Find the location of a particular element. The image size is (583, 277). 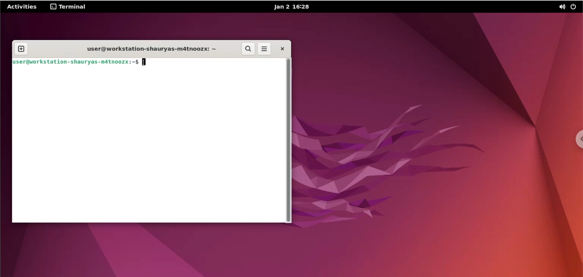

more options is located at coordinates (264, 49).